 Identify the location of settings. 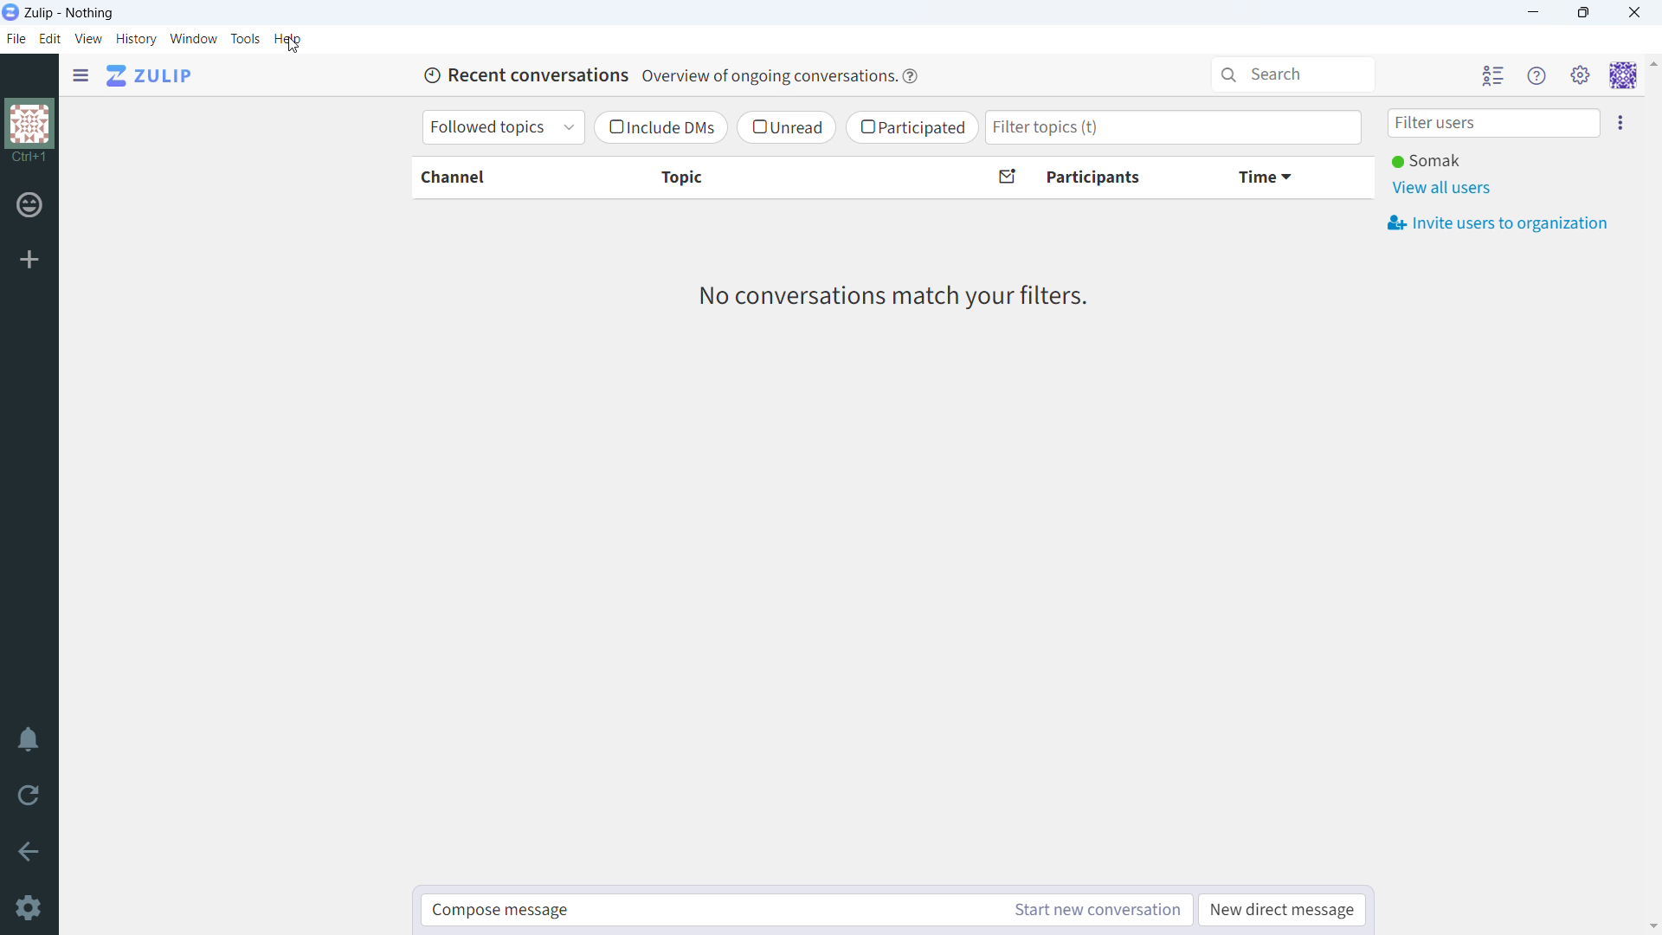
(26, 908).